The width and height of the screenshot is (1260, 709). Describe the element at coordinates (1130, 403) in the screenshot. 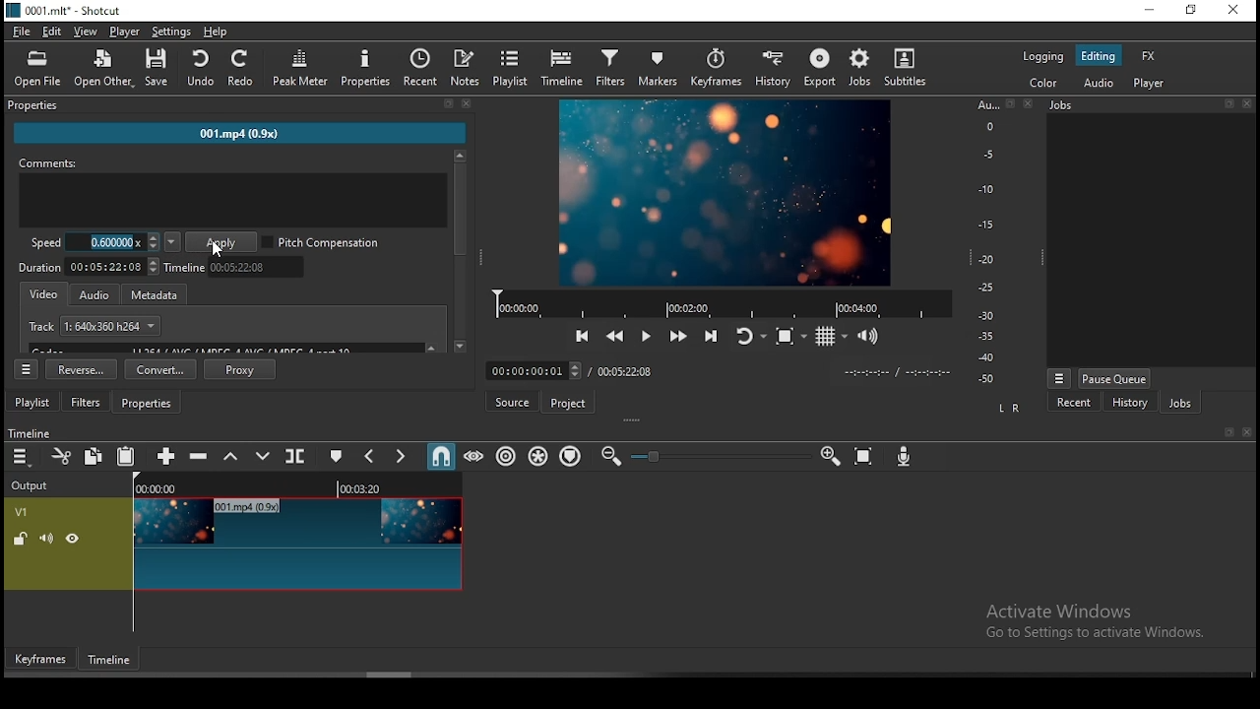

I see `history` at that location.